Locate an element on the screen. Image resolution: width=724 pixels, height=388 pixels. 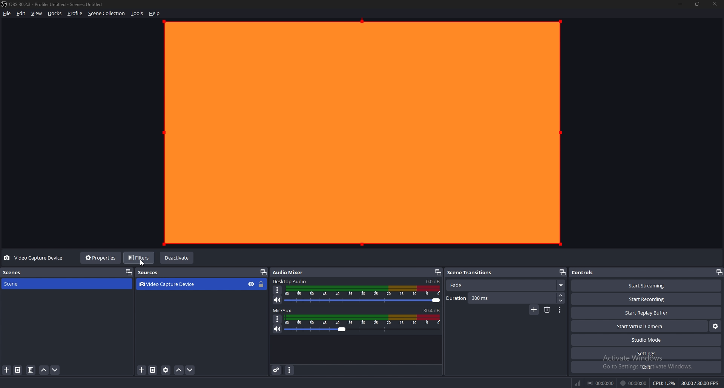
popout is located at coordinates (562, 273).